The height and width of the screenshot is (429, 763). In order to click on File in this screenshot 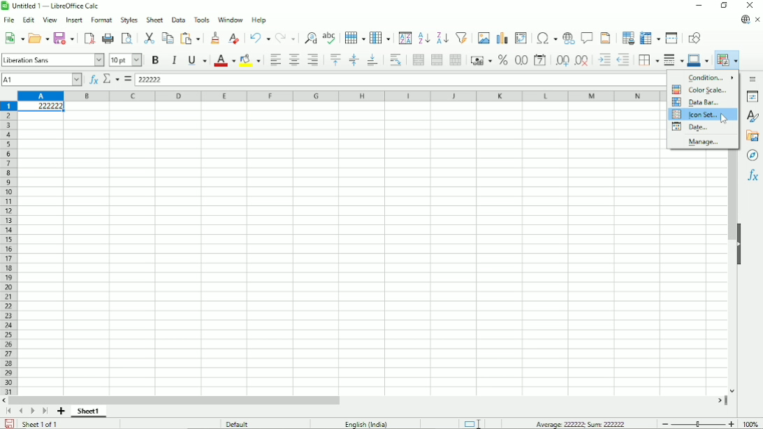, I will do `click(9, 20)`.